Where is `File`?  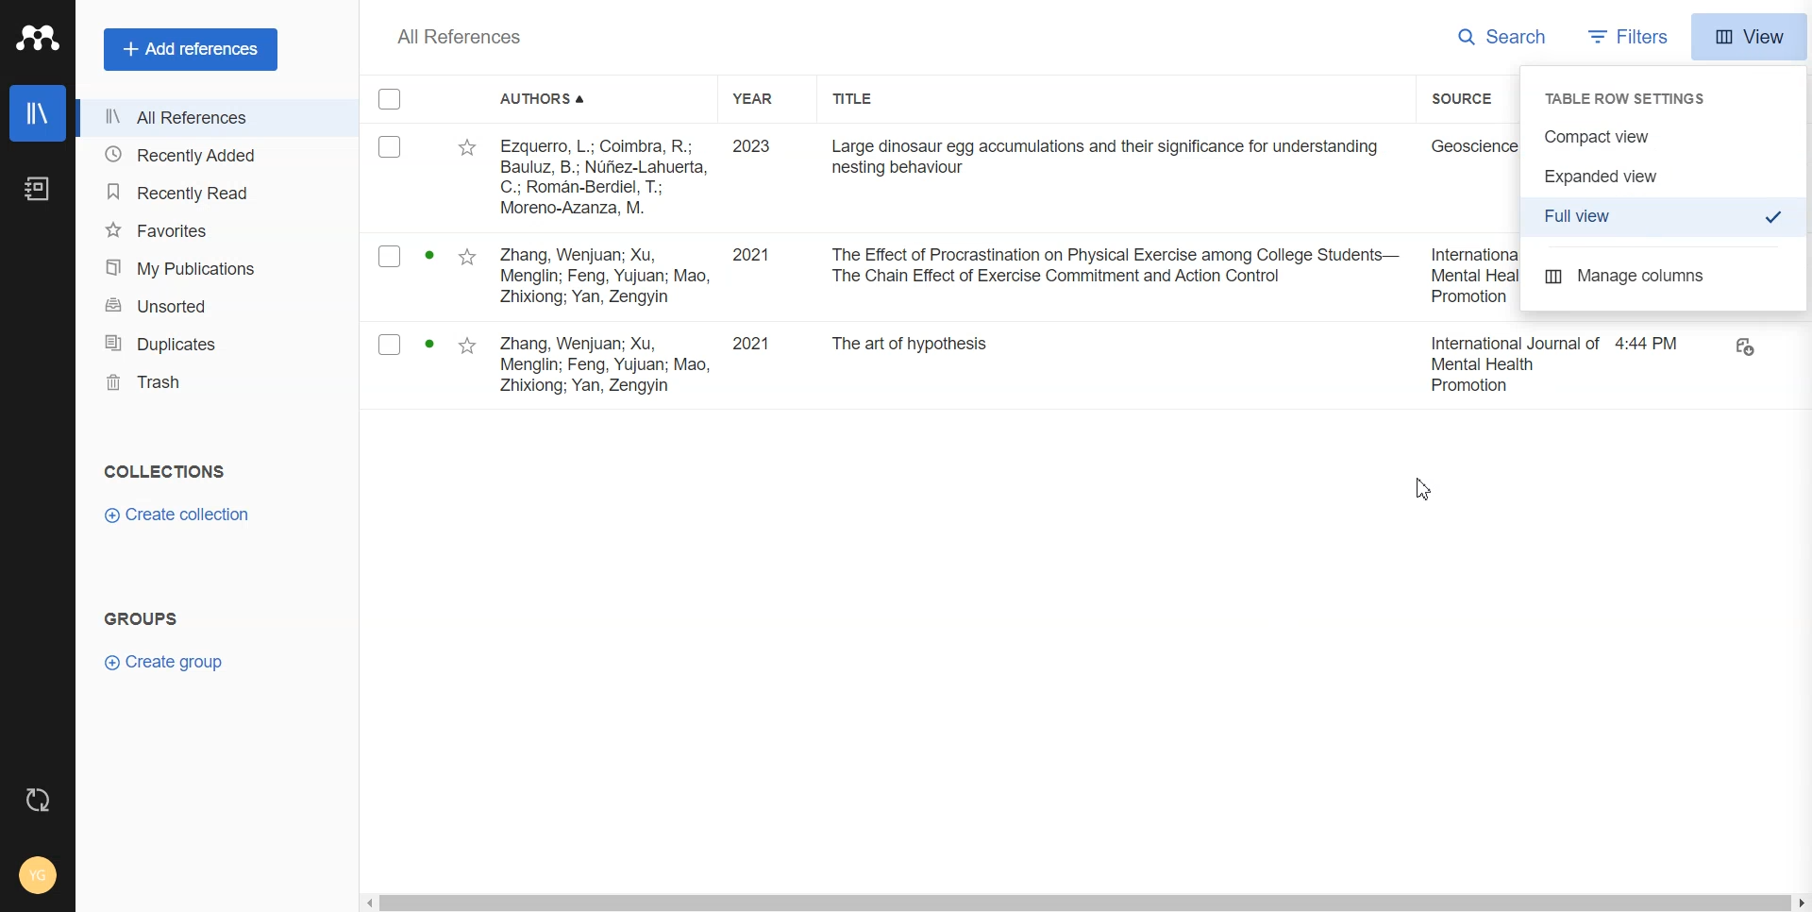
File is located at coordinates (1089, 365).